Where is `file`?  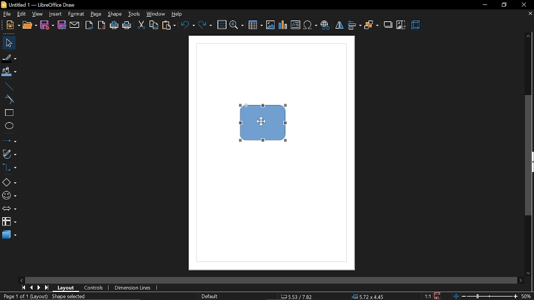 file is located at coordinates (8, 14).